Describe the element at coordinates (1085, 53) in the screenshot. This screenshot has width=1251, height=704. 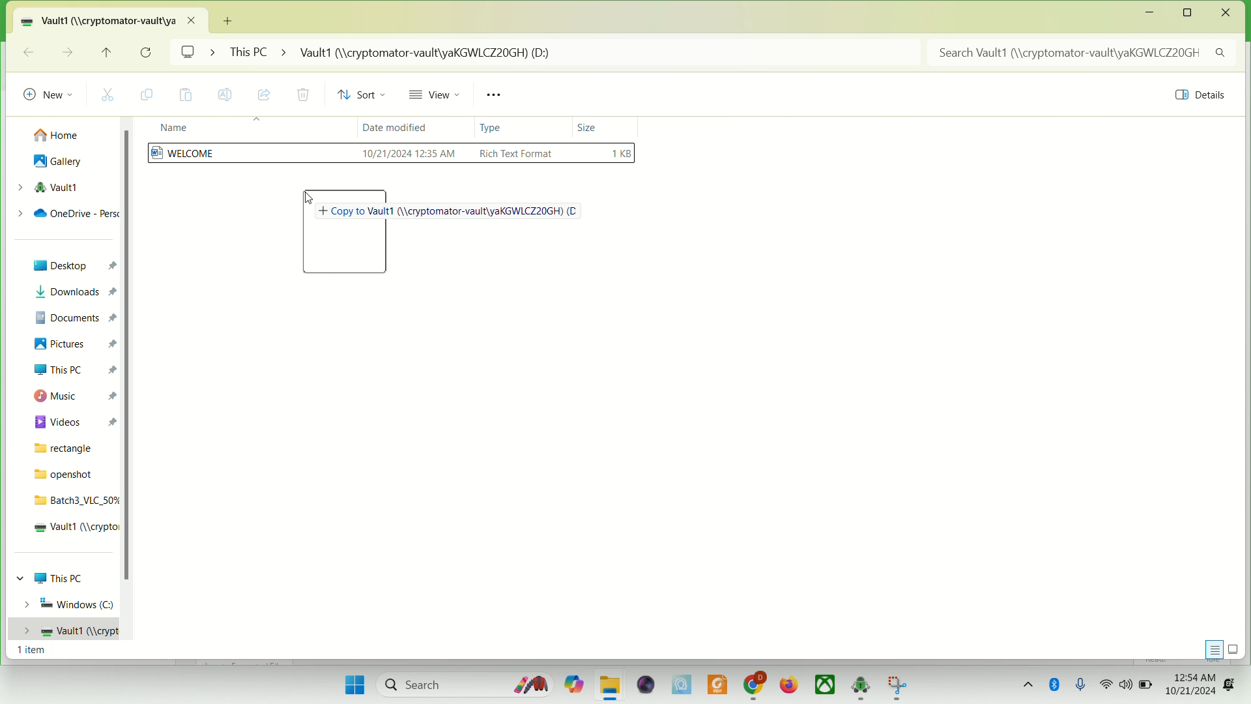
I see `search Vault1 (//cryptomator-vault/)` at that location.